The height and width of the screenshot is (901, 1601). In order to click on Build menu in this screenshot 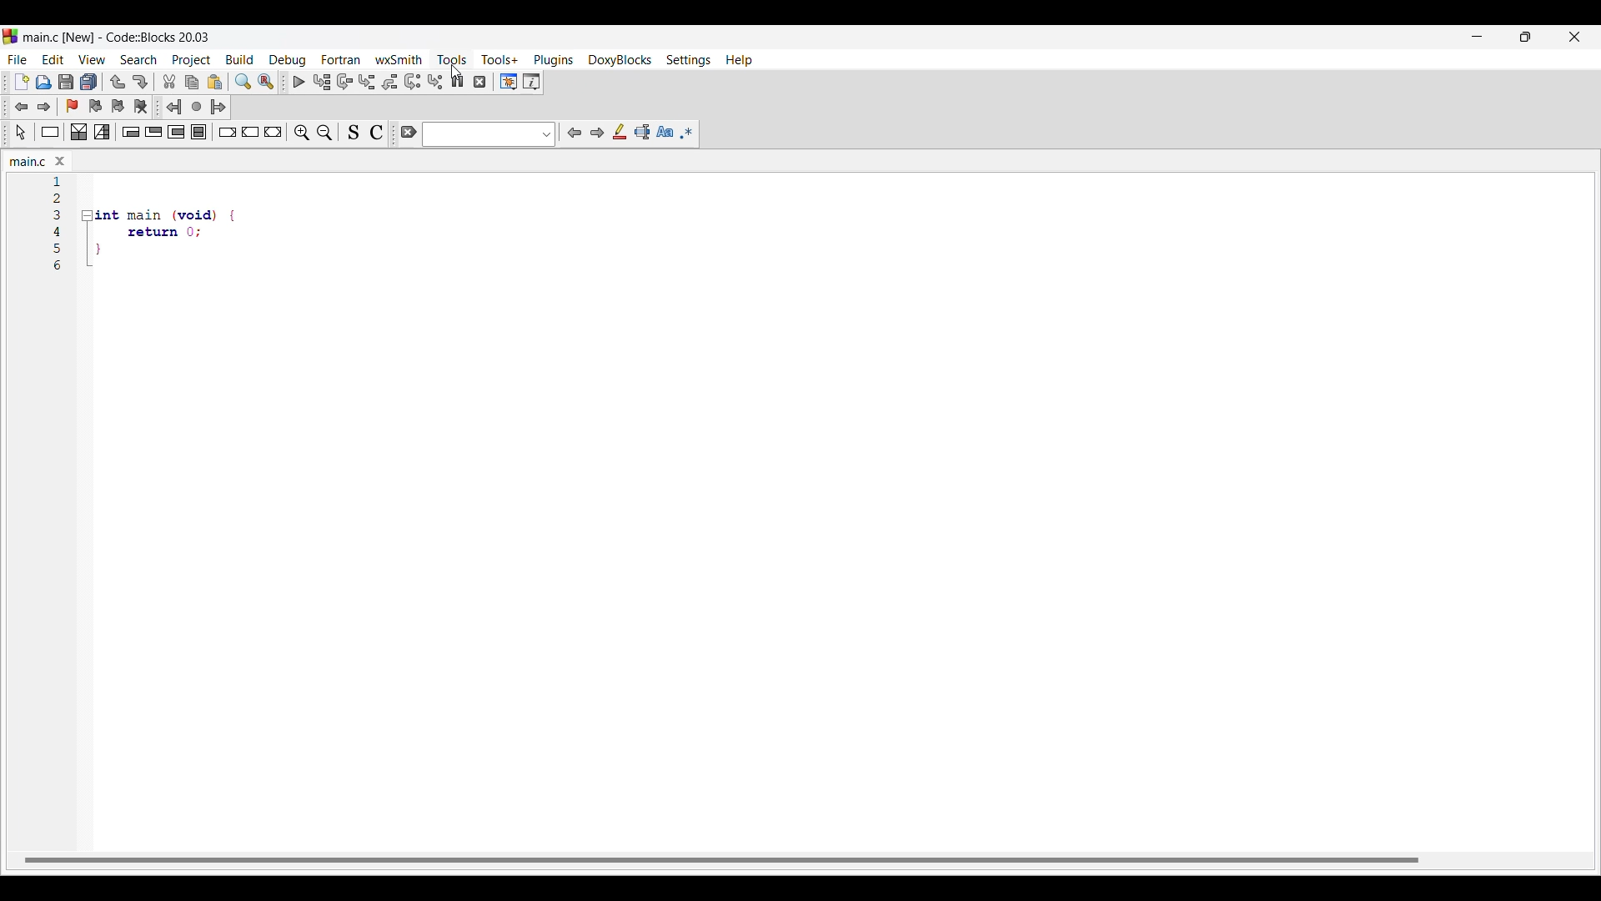, I will do `click(239, 59)`.